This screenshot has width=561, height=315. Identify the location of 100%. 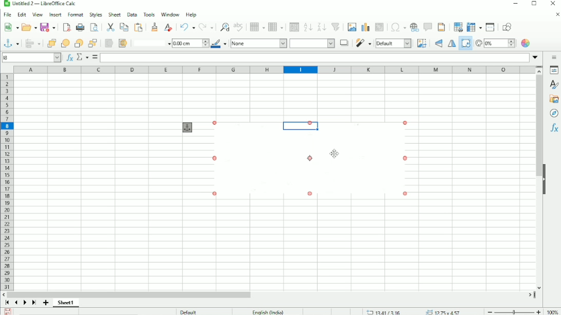
(552, 310).